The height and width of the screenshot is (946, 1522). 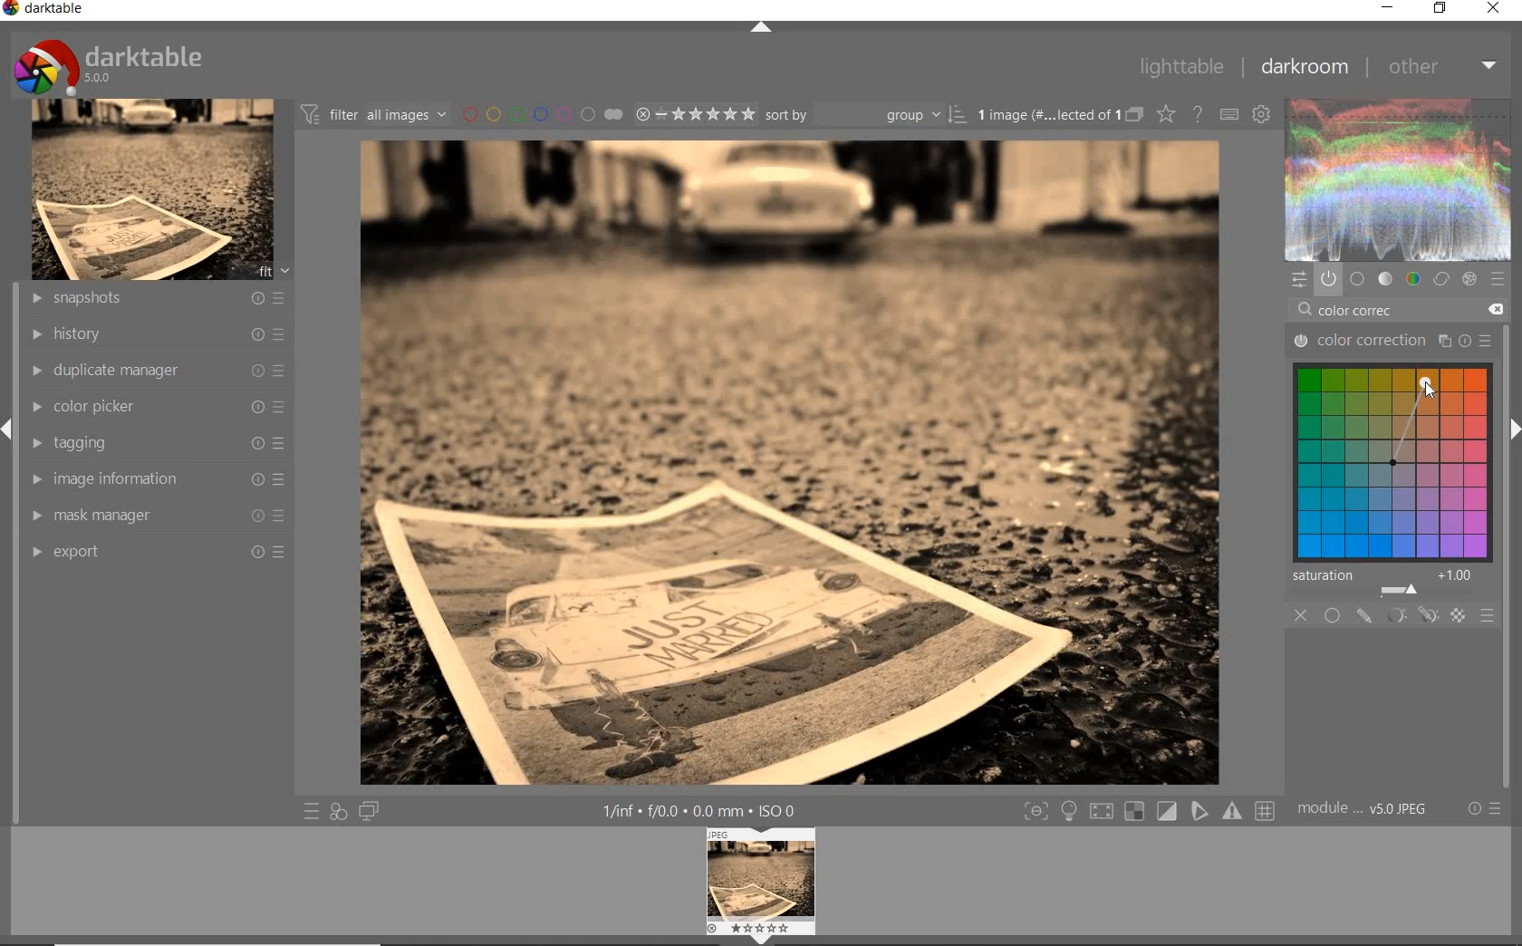 I want to click on wave form, so click(x=1399, y=182).